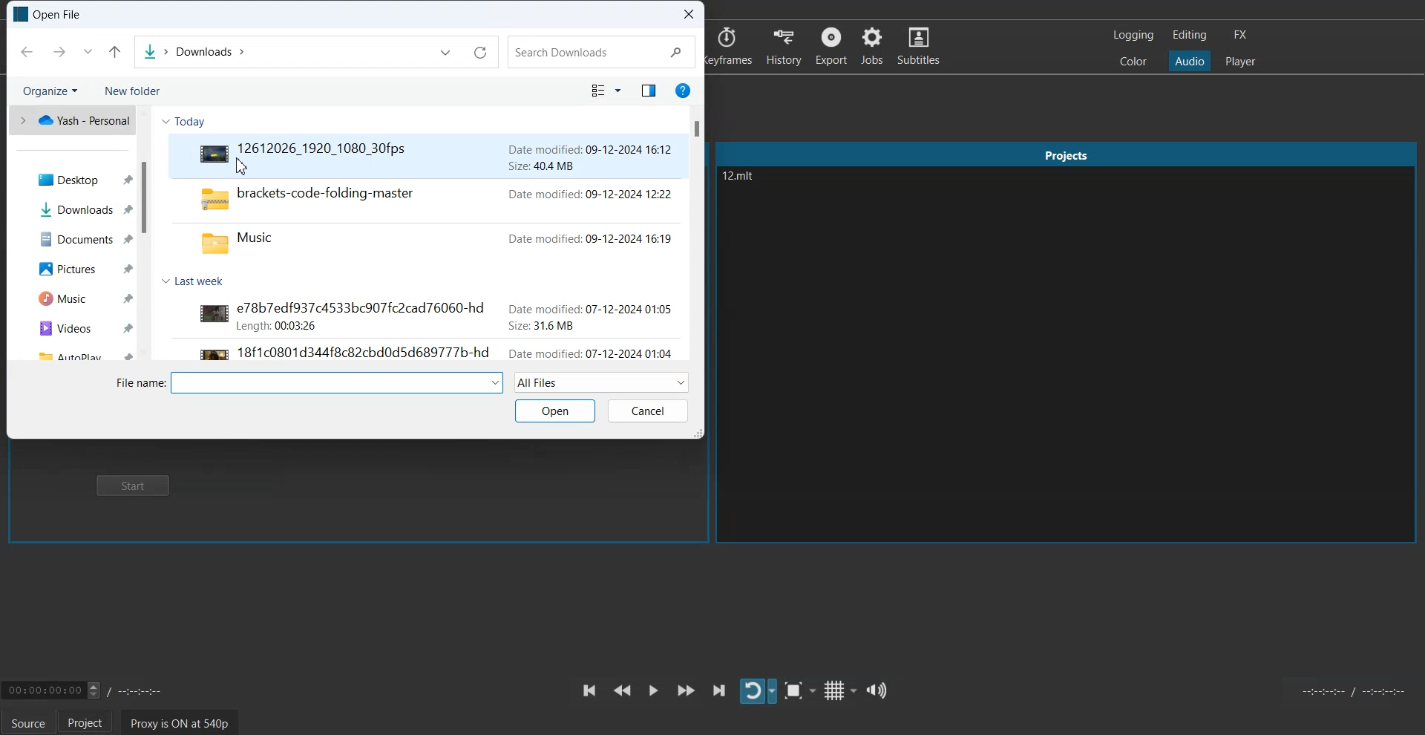 Image resolution: width=1425 pixels, height=735 pixels. Describe the element at coordinates (73, 240) in the screenshot. I see `Documents` at that location.